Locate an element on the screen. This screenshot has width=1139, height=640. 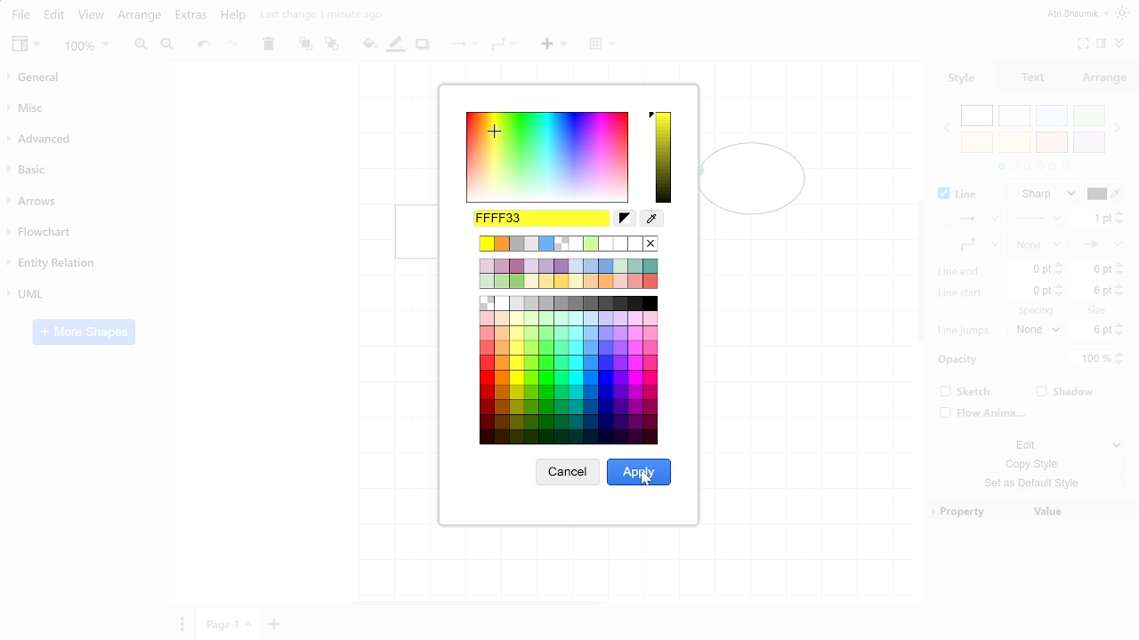
Cursor is located at coordinates (647, 484).